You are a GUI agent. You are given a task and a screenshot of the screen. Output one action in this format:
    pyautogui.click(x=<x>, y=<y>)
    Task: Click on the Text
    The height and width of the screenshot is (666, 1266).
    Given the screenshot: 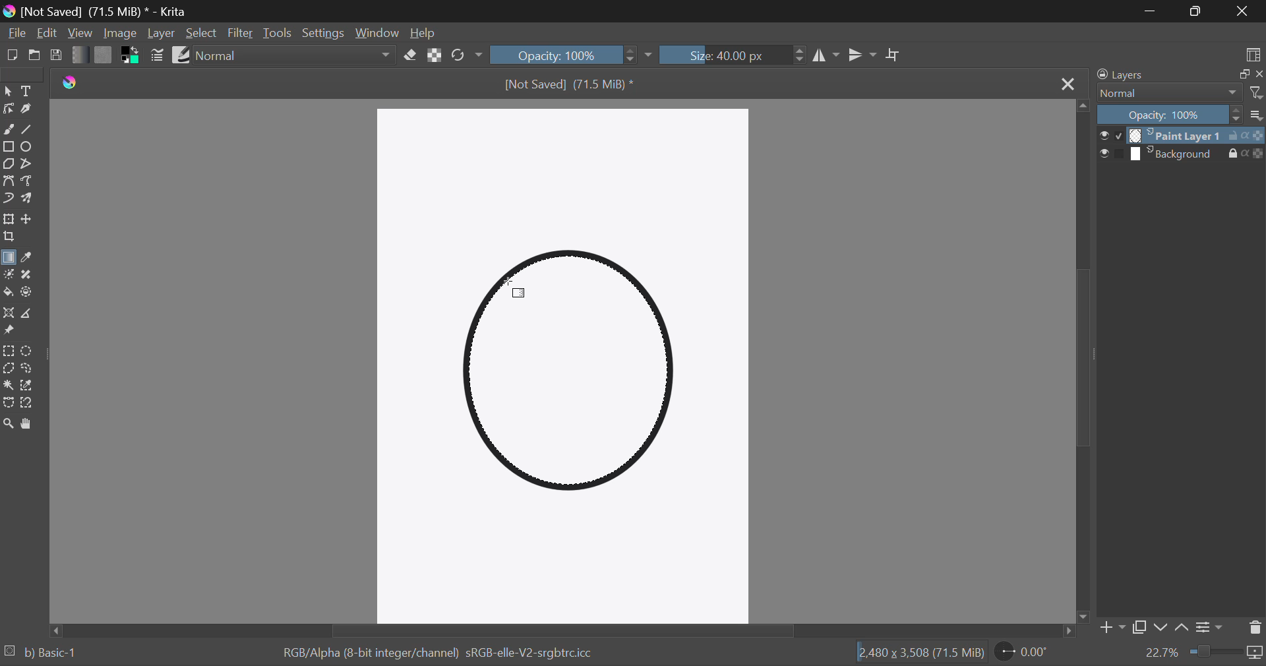 What is the action you would take?
    pyautogui.click(x=29, y=92)
    